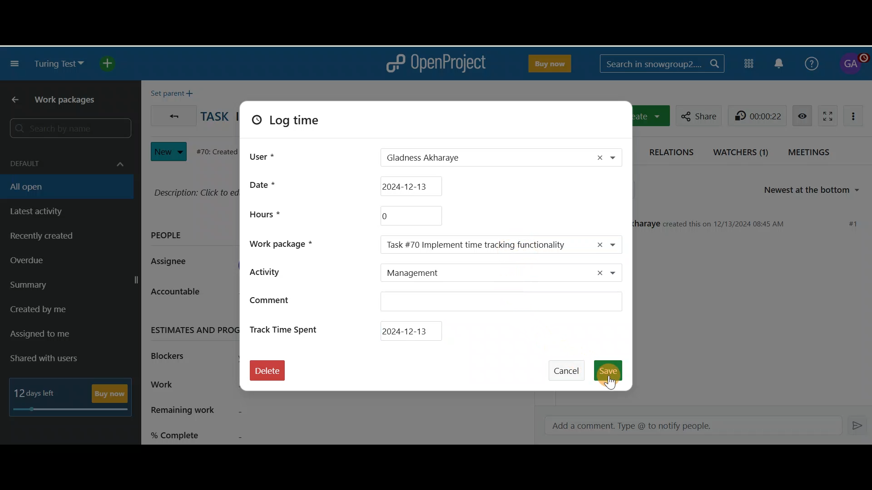 Image resolution: width=872 pixels, height=490 pixels. Describe the element at coordinates (299, 123) in the screenshot. I see `Log time` at that location.